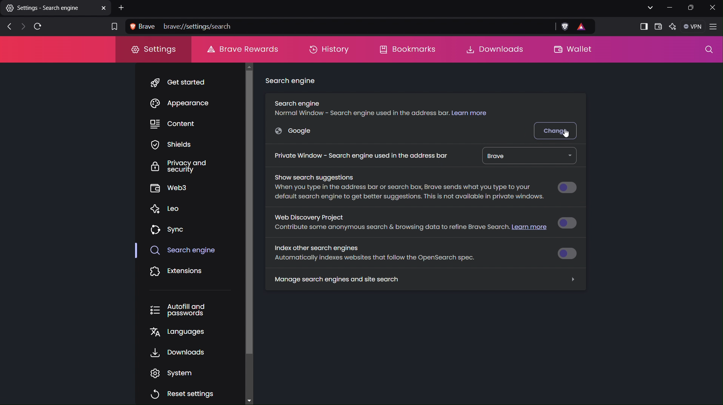 The height and width of the screenshot is (405, 723). What do you see at coordinates (642, 26) in the screenshot?
I see `Show sidebar` at bounding box center [642, 26].